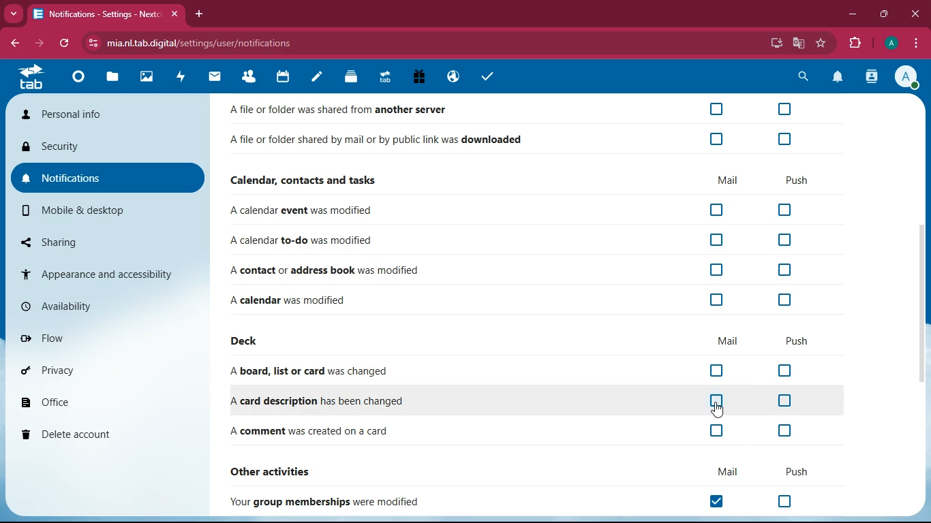 The image size is (931, 523). Describe the element at coordinates (377, 142) in the screenshot. I see `A file or folder shared by mail or by public link was downloaded` at that location.